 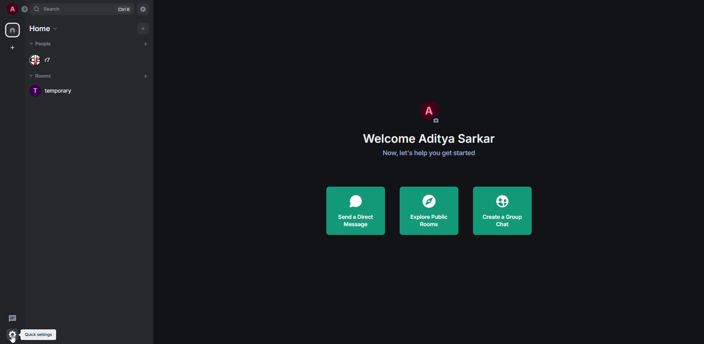 I want to click on welcome, so click(x=430, y=138).